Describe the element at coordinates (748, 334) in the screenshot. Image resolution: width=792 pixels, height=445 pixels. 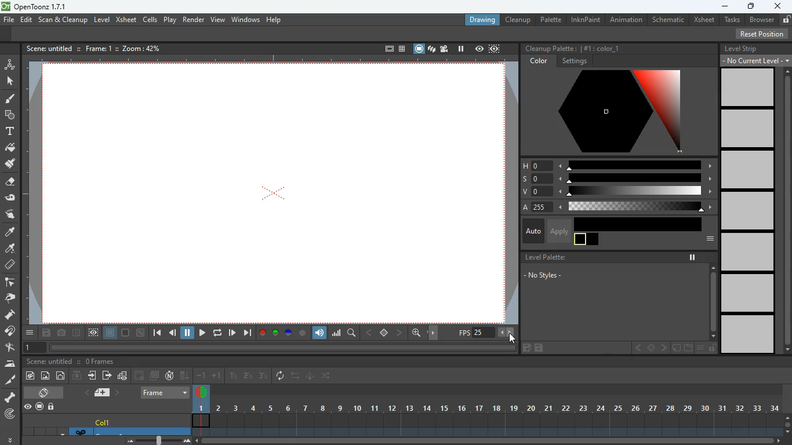
I see `level` at that location.